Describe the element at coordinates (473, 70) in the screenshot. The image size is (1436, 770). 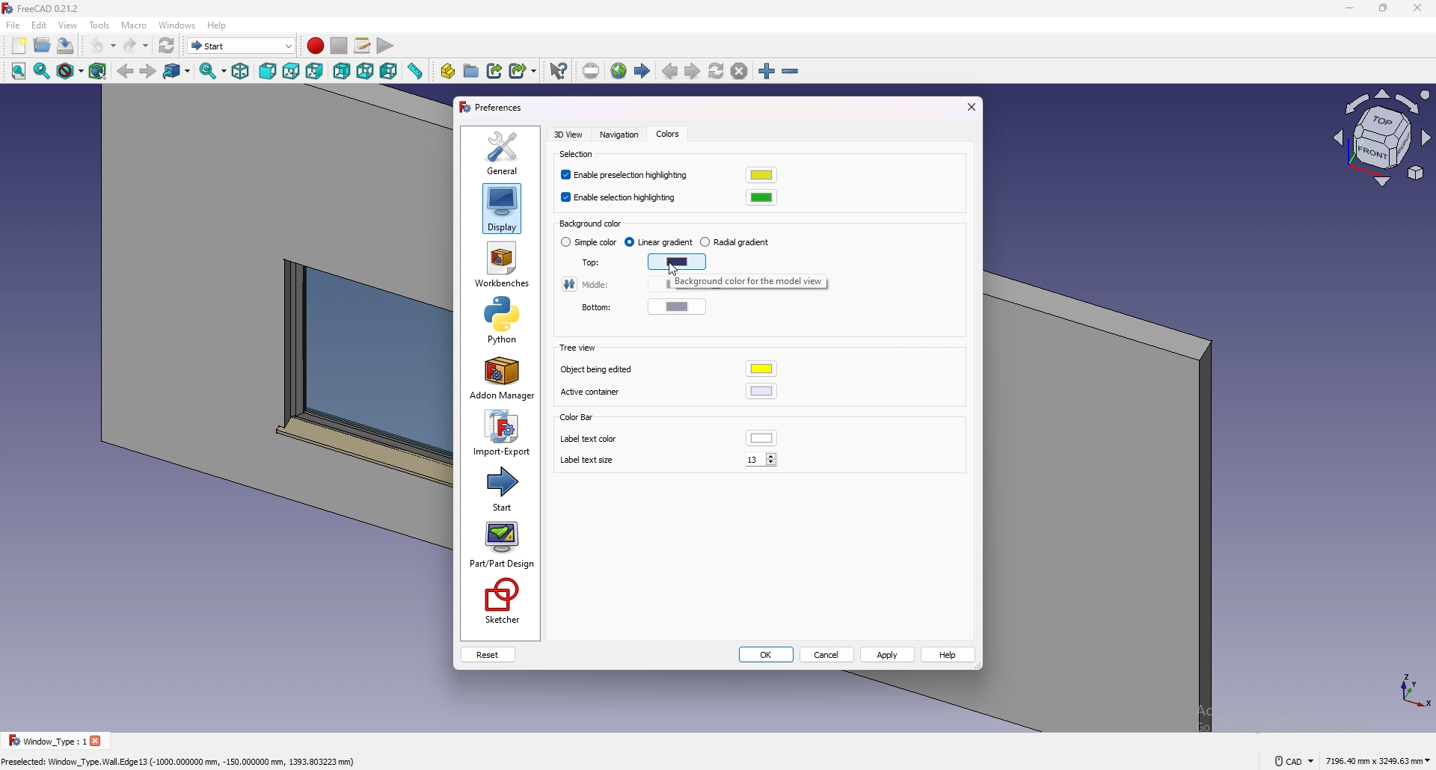
I see `create group` at that location.